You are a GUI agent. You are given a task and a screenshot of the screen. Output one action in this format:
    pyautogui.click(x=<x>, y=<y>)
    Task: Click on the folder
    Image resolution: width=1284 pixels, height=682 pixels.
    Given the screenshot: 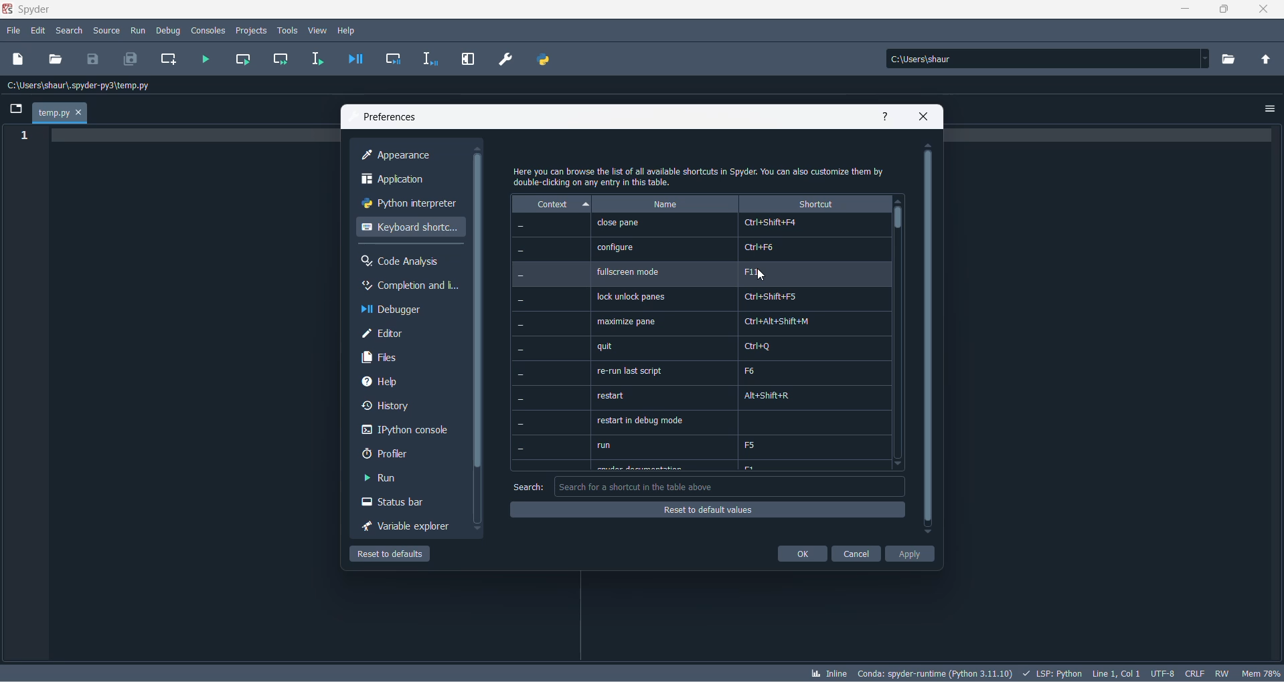 What is the action you would take?
    pyautogui.click(x=14, y=110)
    